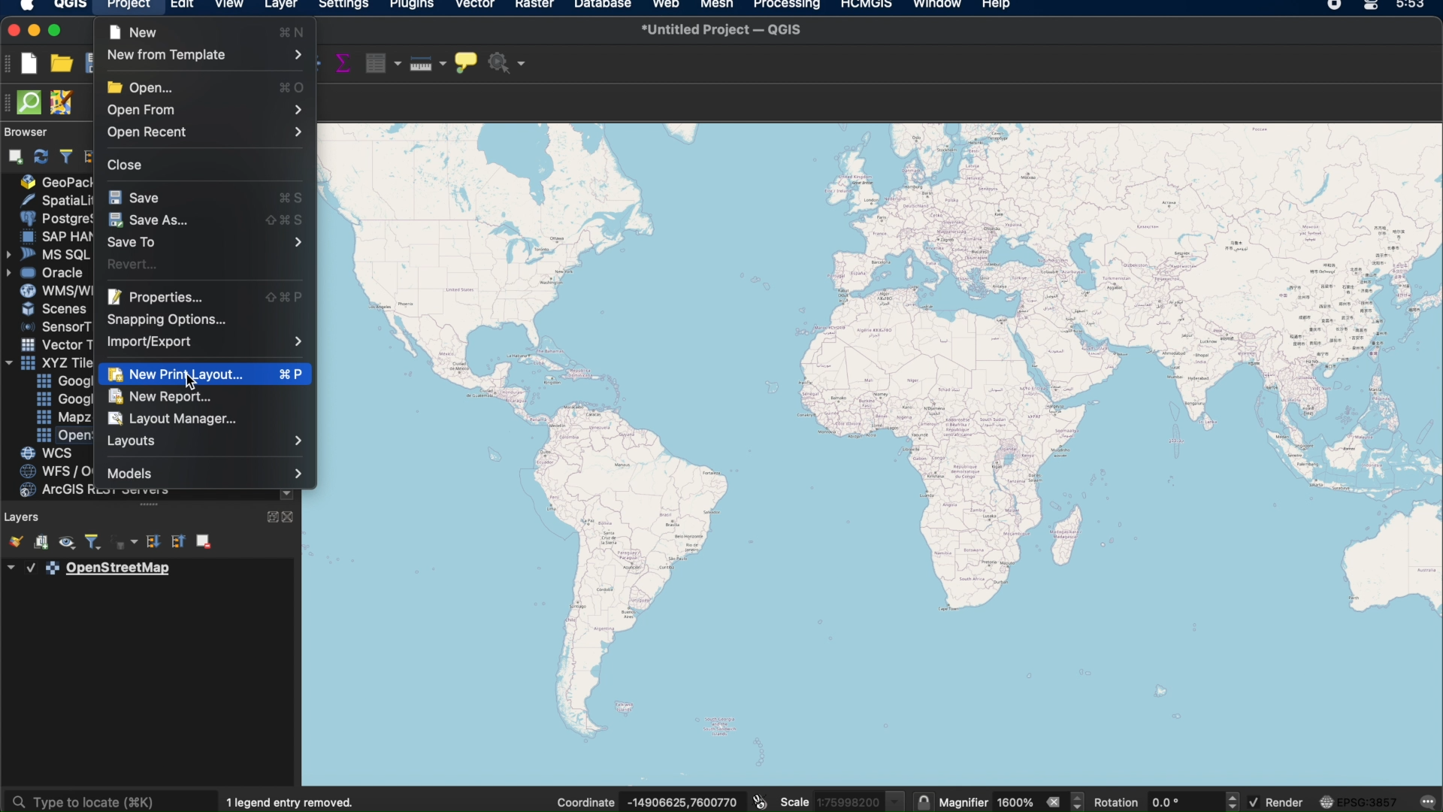 The height and width of the screenshot is (812, 1443). Describe the element at coordinates (152, 541) in the screenshot. I see `expand all` at that location.